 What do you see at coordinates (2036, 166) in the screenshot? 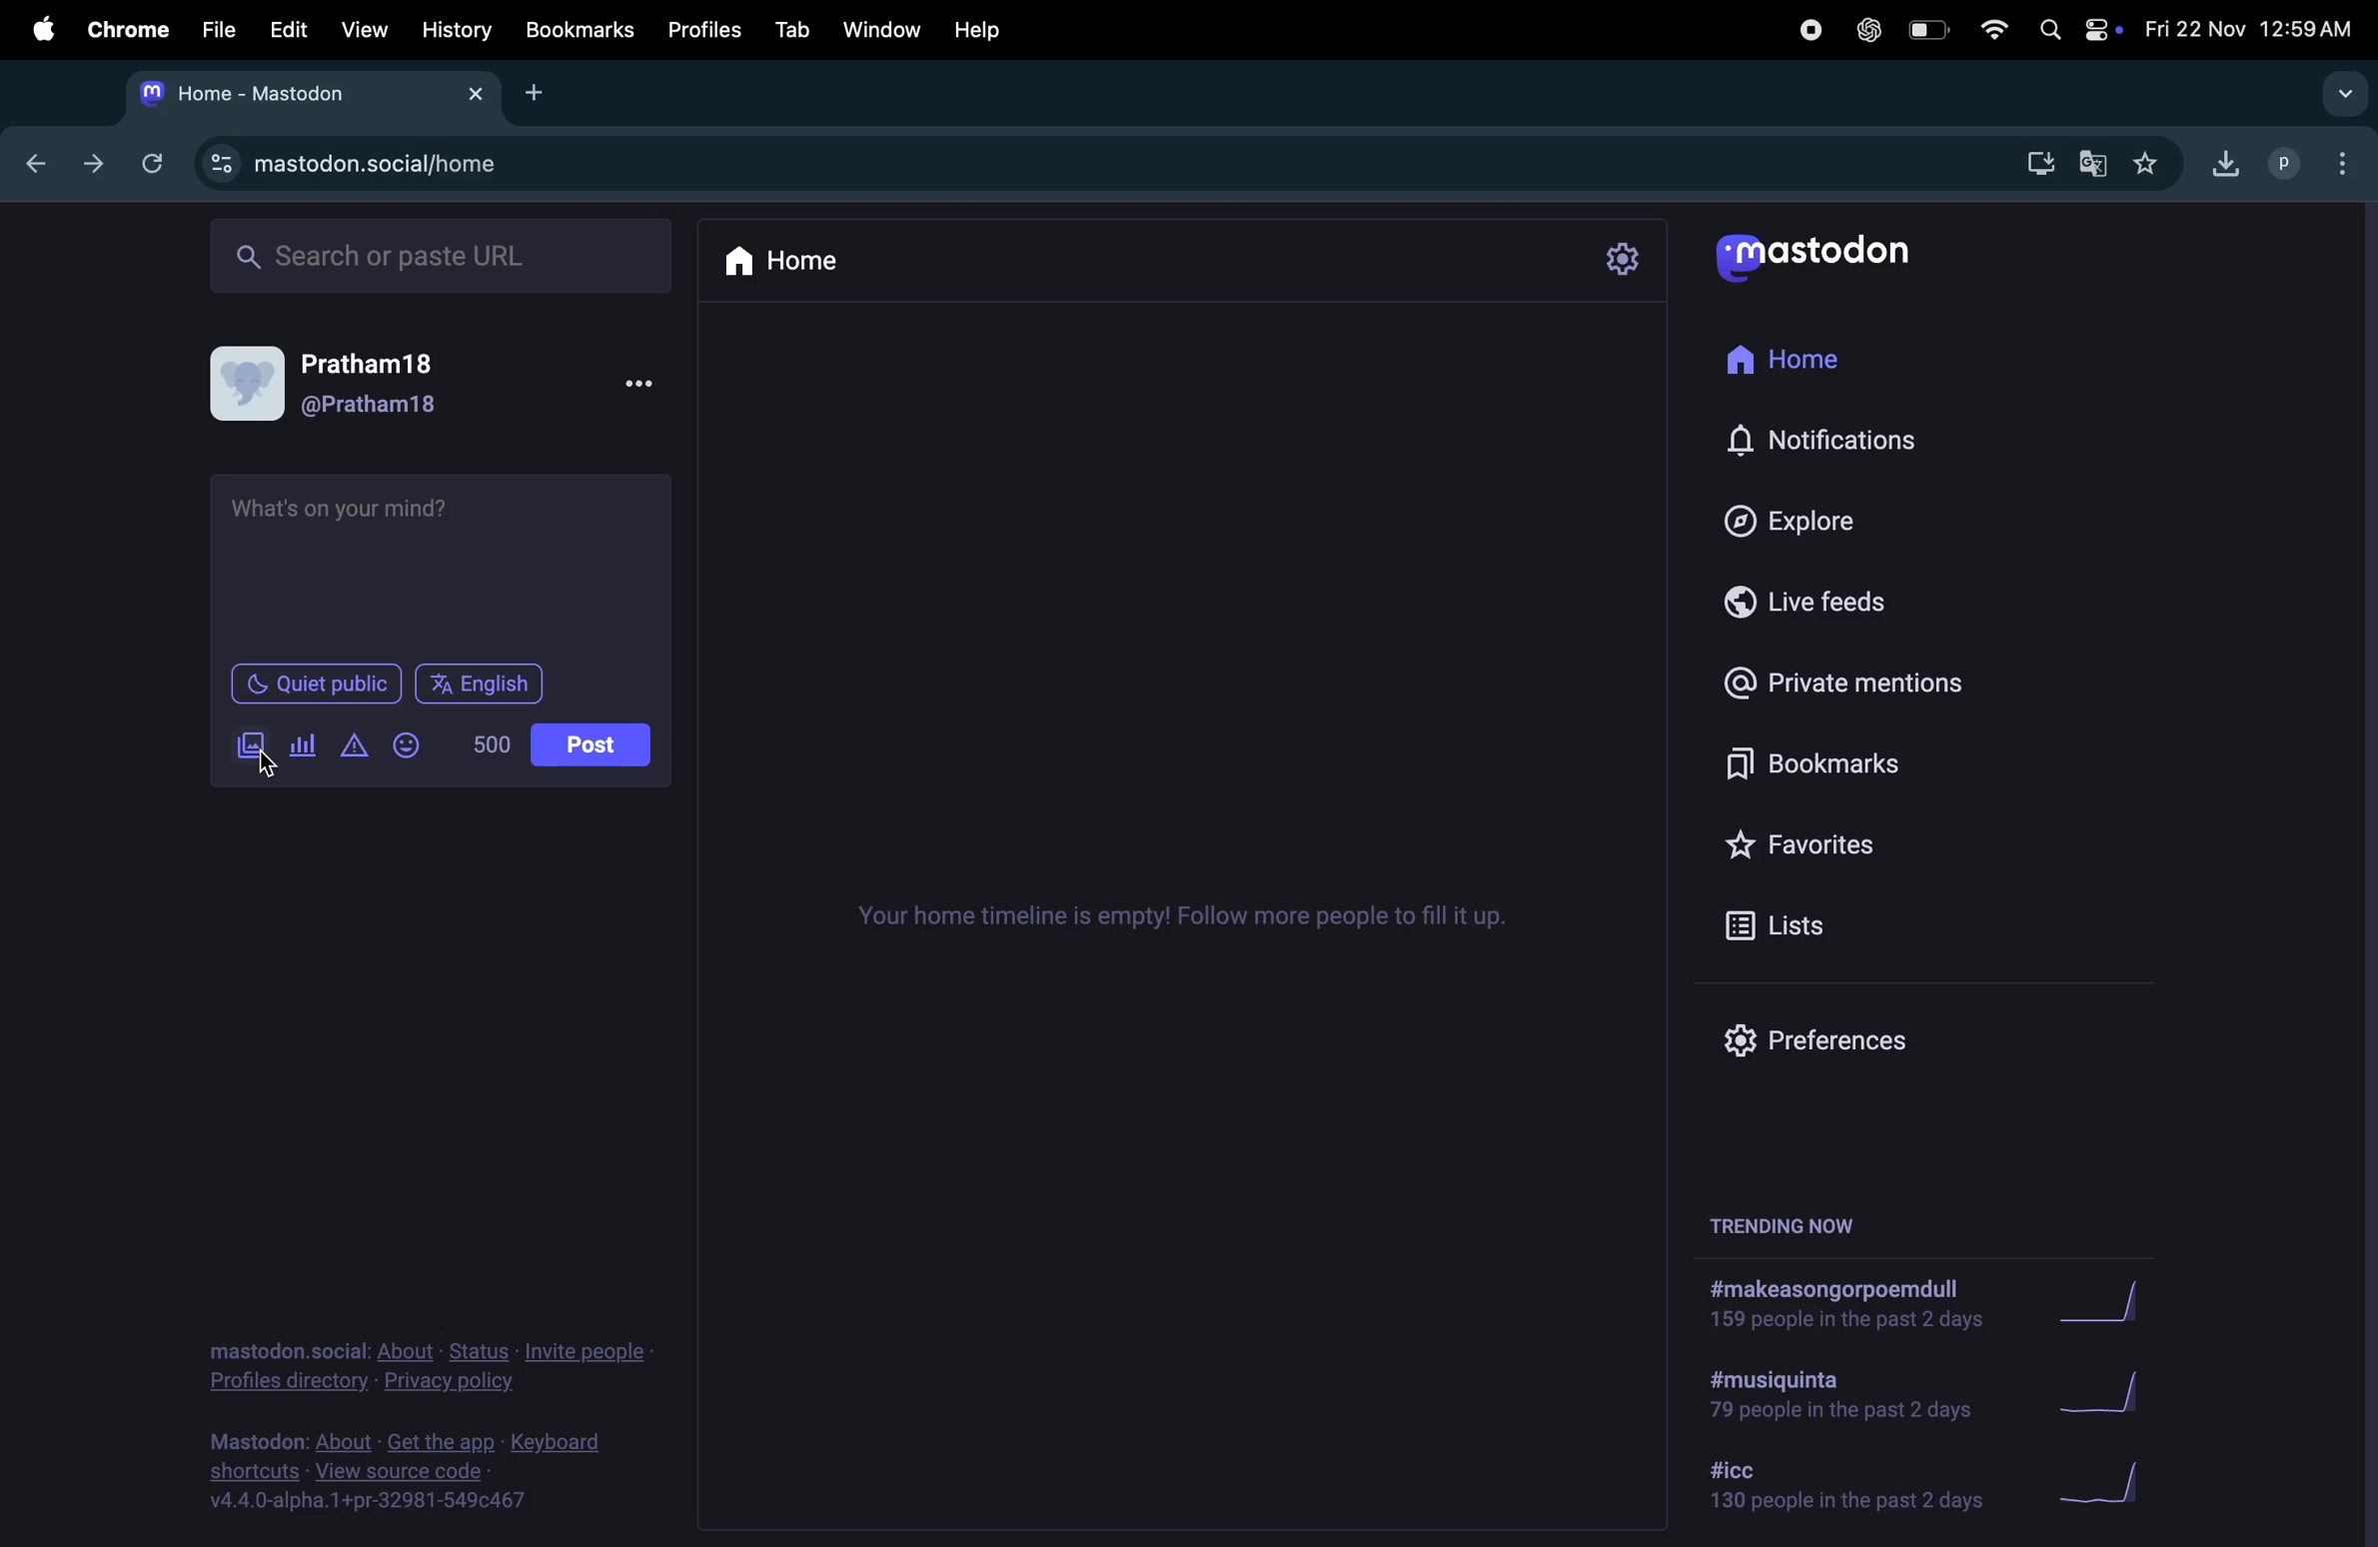
I see `downloads` at bounding box center [2036, 166].